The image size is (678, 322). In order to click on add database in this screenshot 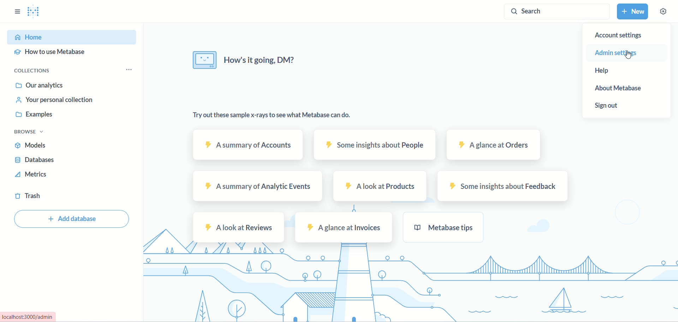, I will do `click(71, 221)`.